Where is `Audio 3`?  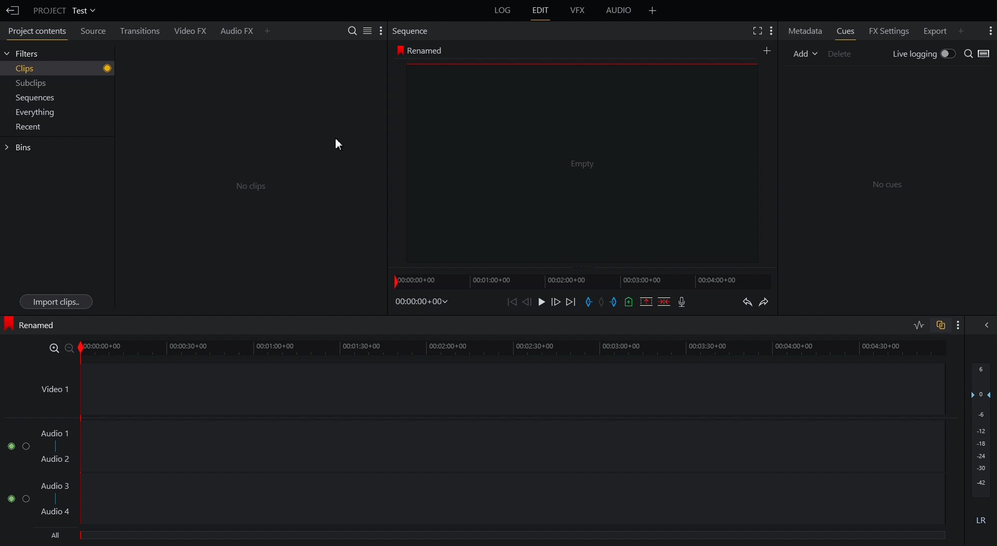 Audio 3 is located at coordinates (57, 486).